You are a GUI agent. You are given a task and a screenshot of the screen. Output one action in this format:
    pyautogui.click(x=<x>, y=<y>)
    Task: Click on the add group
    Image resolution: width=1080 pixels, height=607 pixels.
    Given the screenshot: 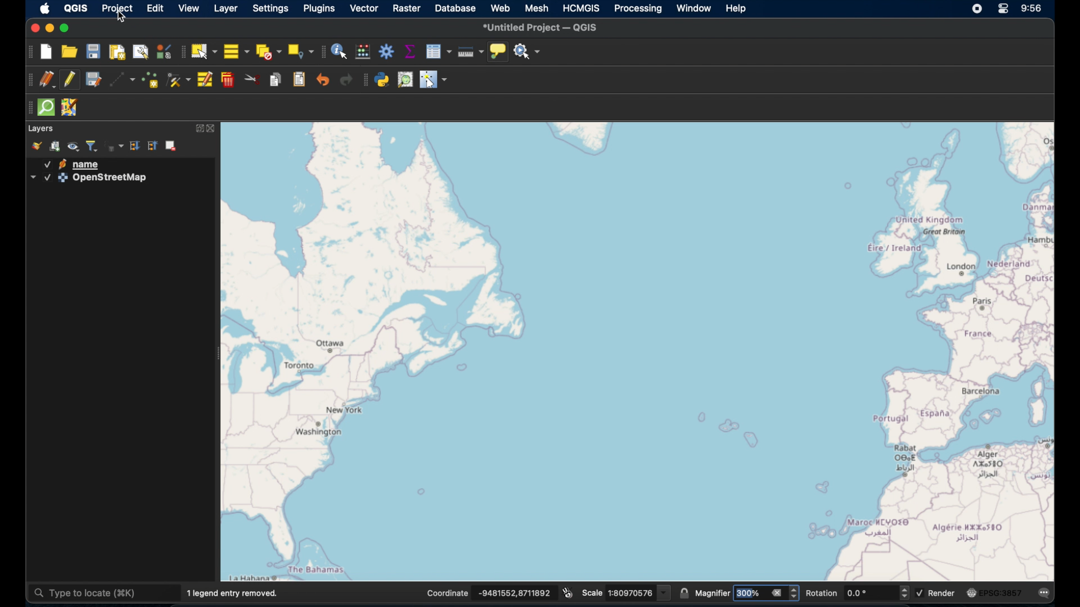 What is the action you would take?
    pyautogui.click(x=57, y=146)
    